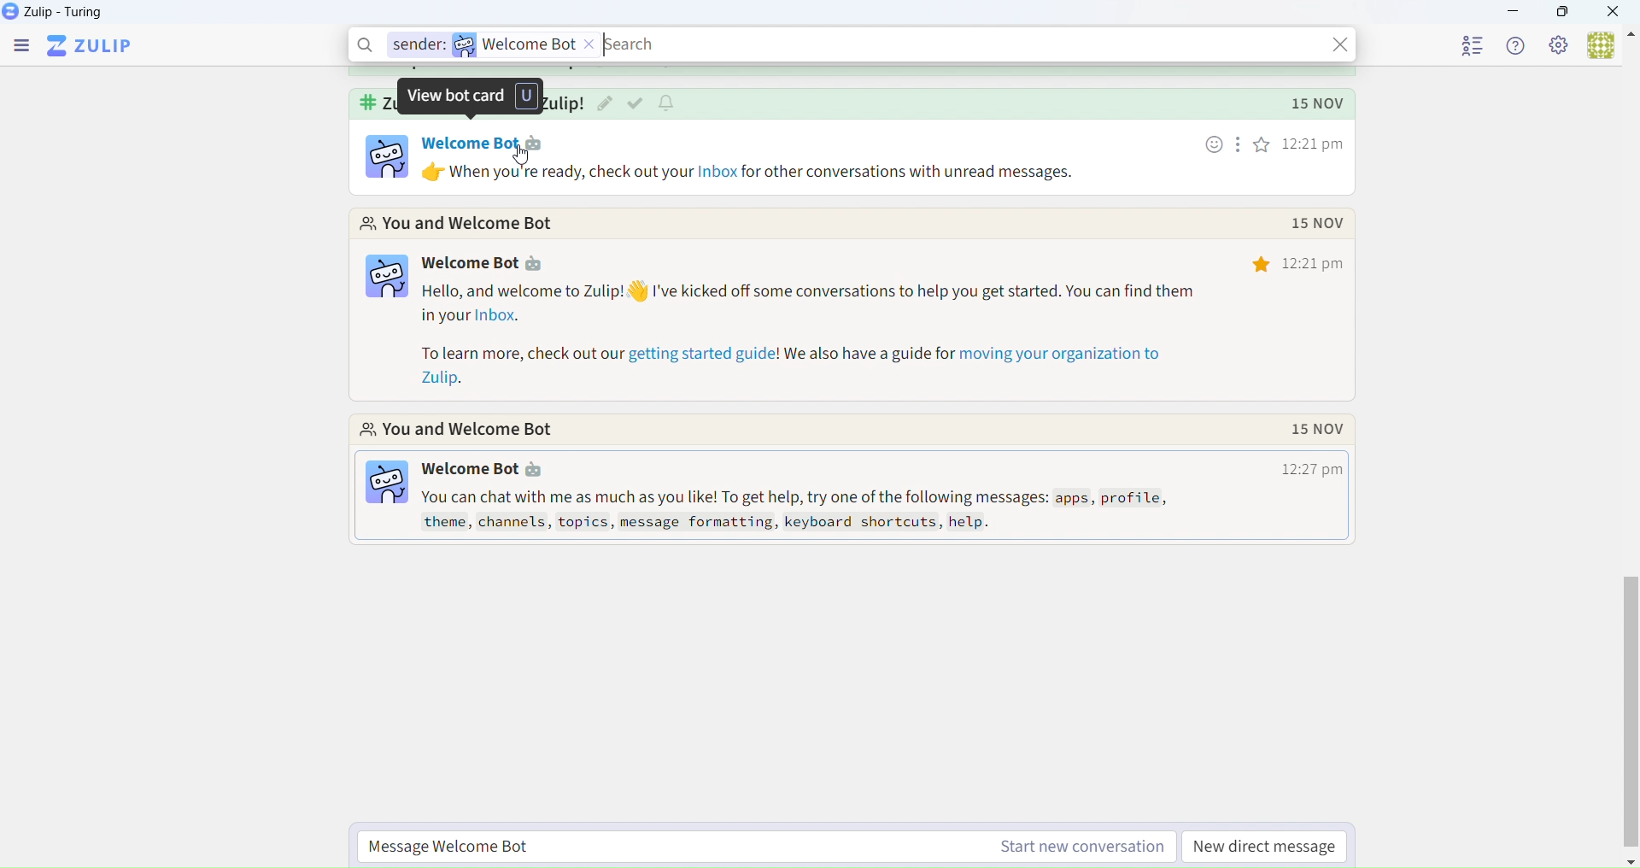 The image size is (1640, 868). I want to click on 12:27 pm |, so click(1303, 472).